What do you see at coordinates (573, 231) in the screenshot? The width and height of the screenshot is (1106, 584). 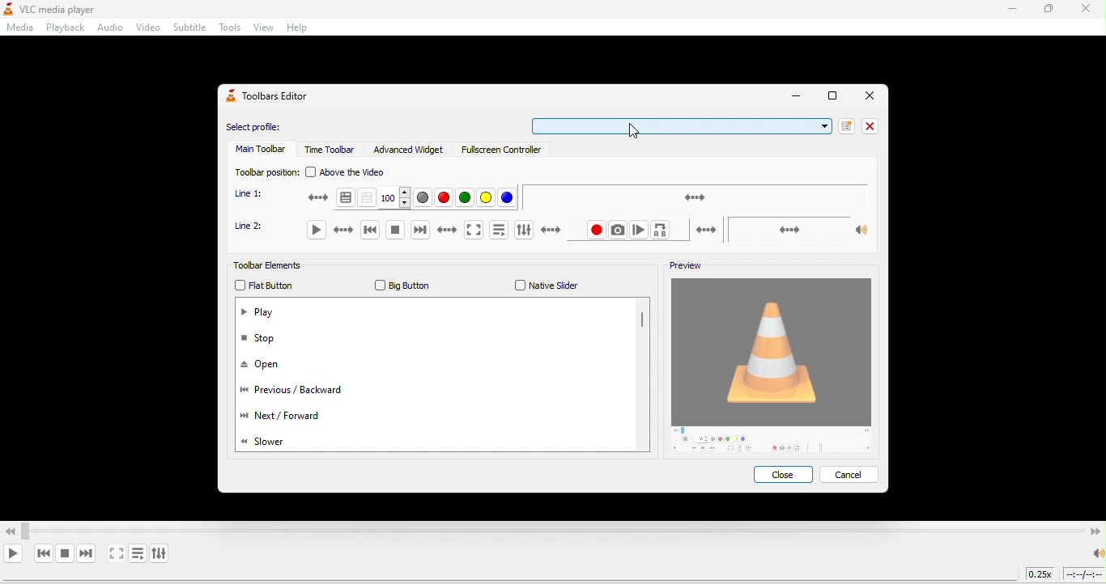 I see `record` at bounding box center [573, 231].